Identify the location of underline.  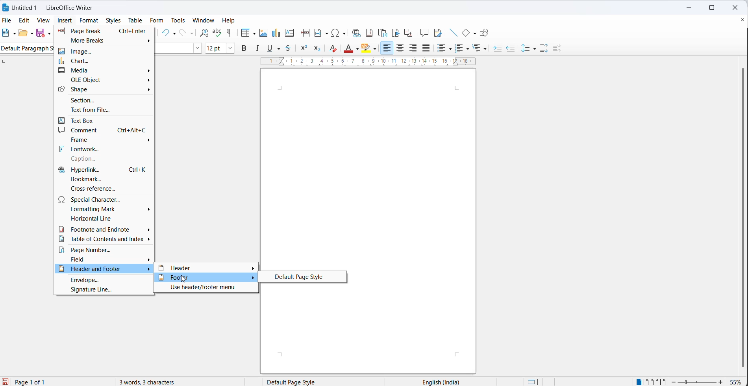
(270, 48).